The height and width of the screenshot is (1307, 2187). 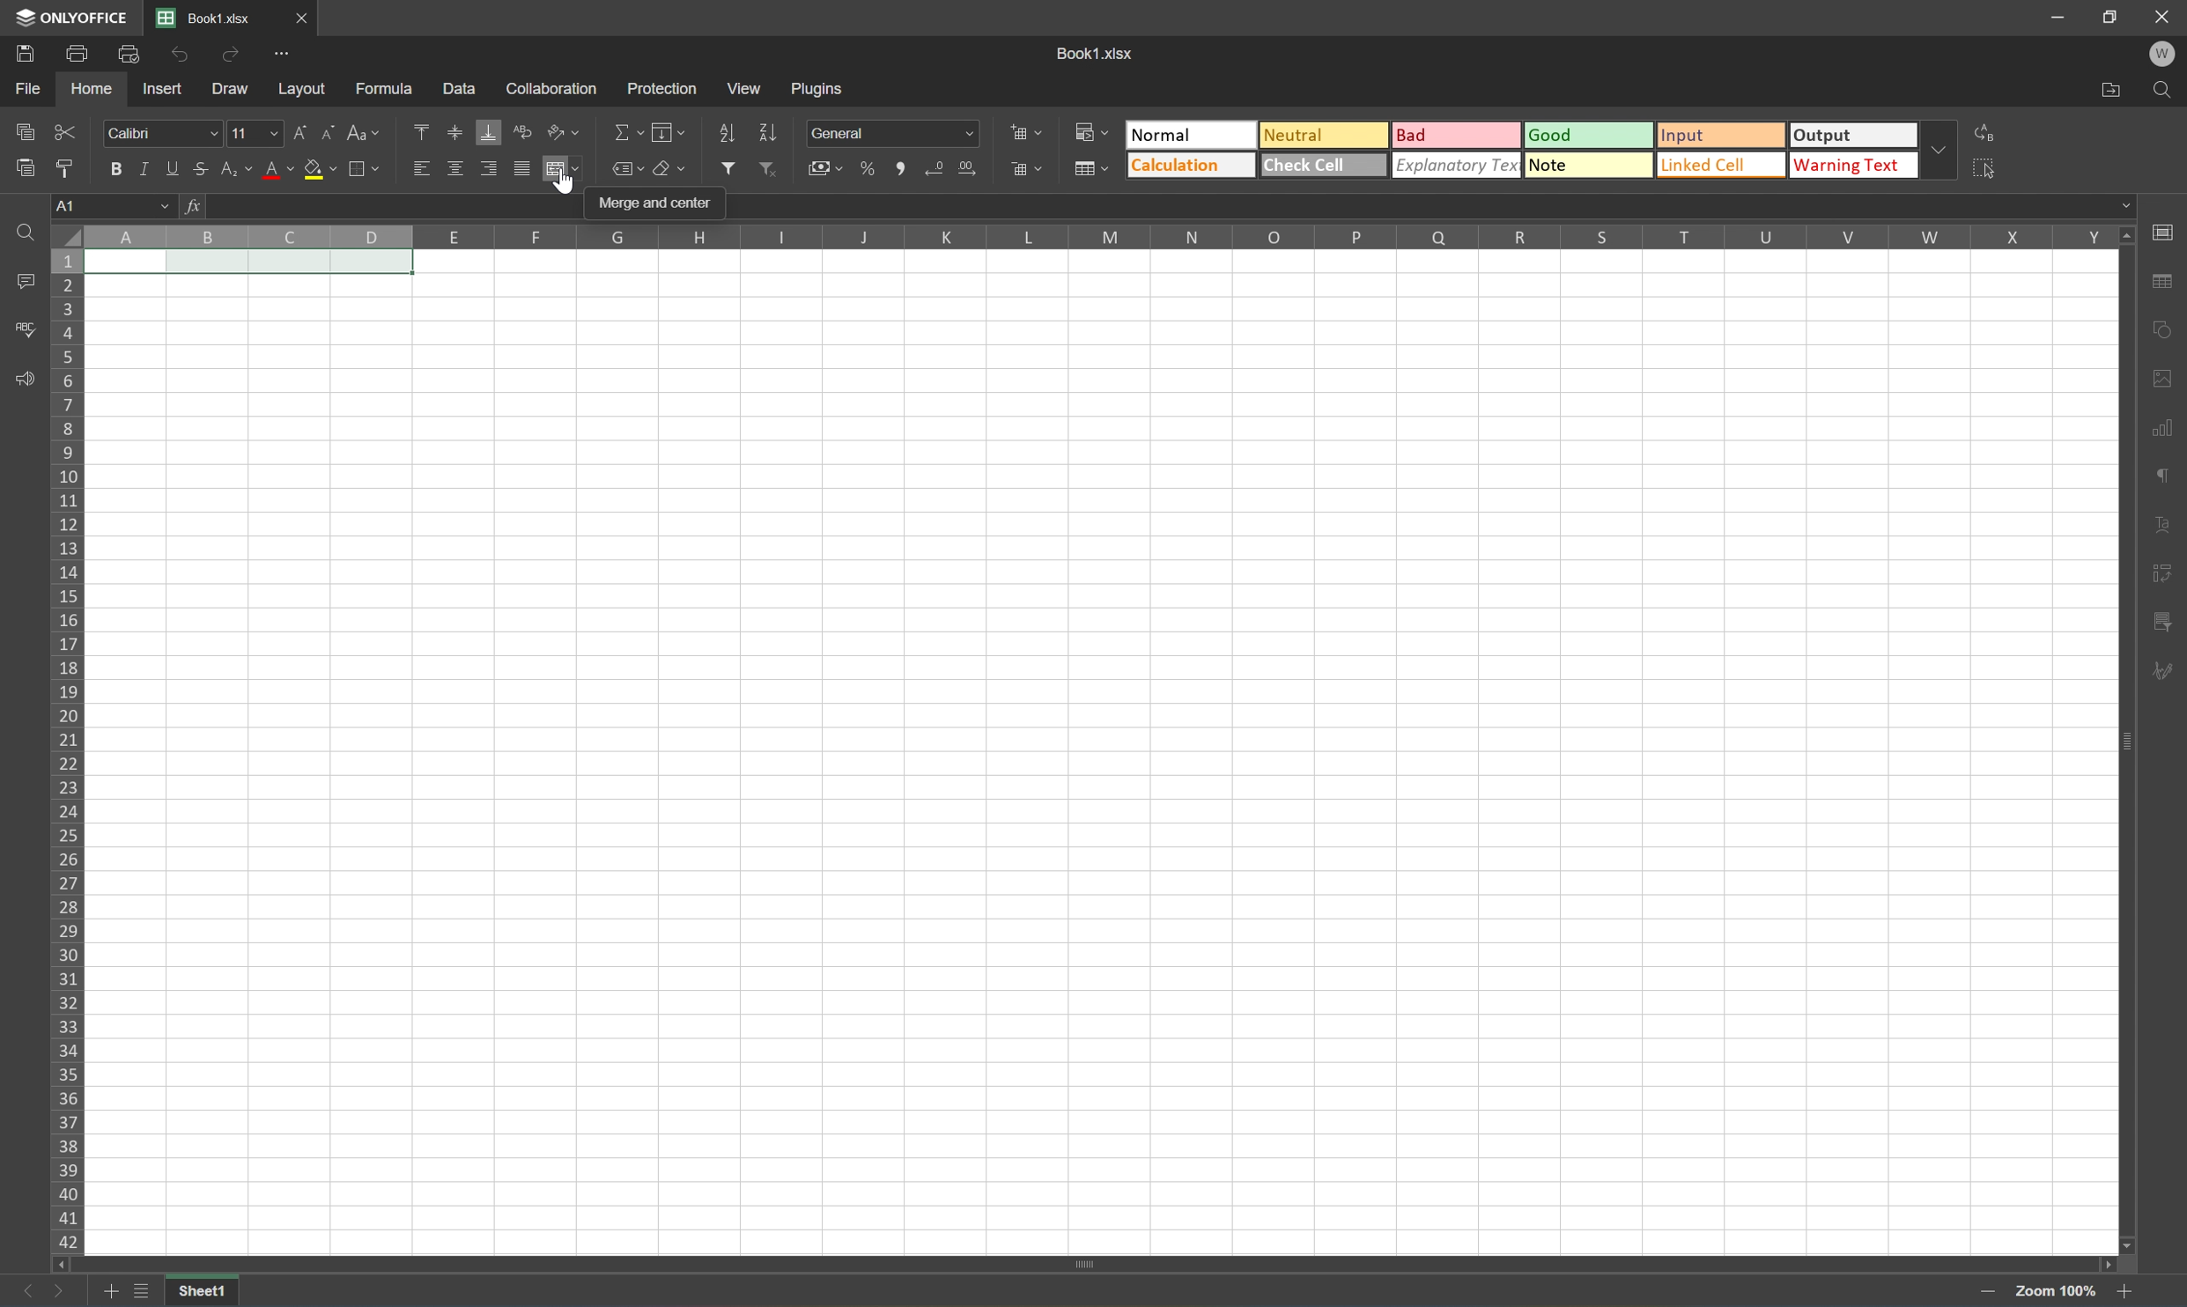 I want to click on Pivot table settings, so click(x=2161, y=624).